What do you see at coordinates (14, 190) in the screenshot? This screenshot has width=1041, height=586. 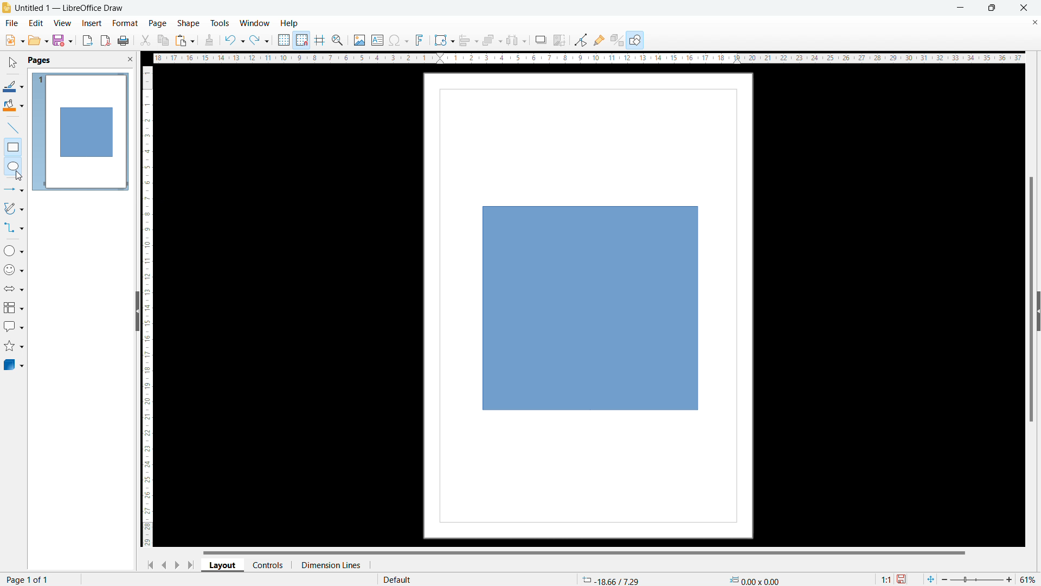 I see `lines and arrows` at bounding box center [14, 190].